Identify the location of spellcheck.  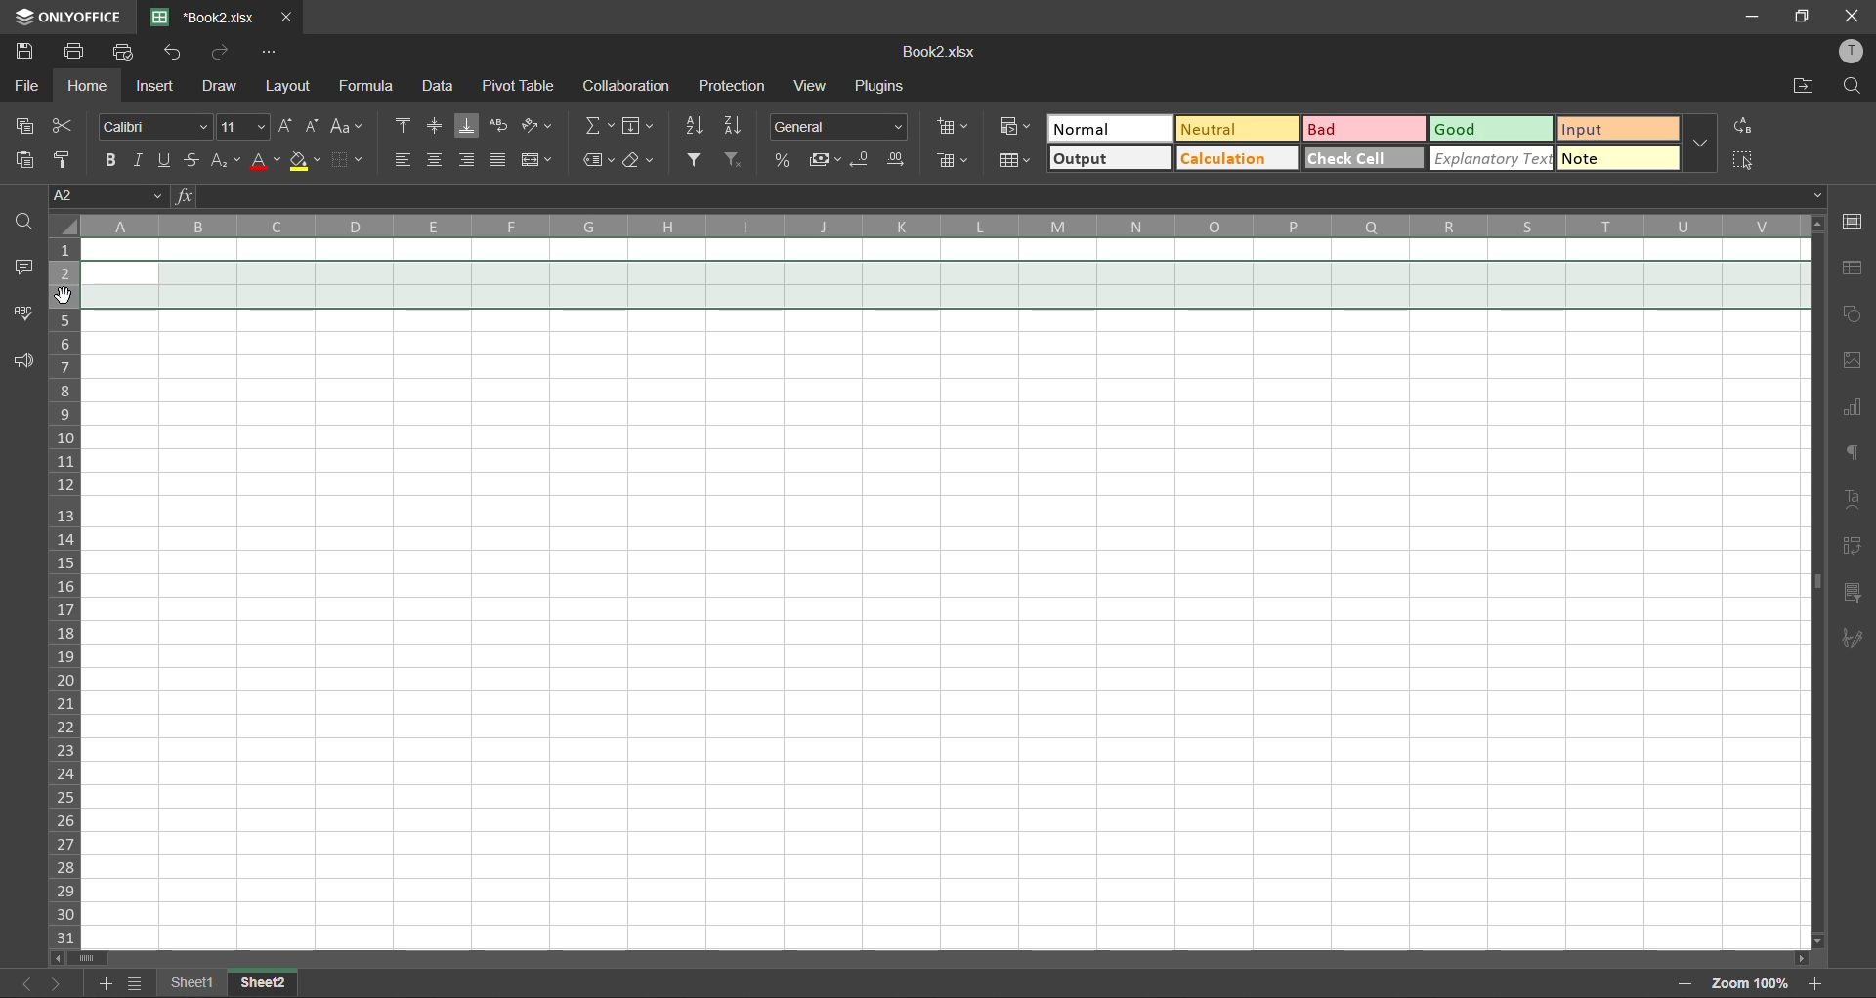
(23, 315).